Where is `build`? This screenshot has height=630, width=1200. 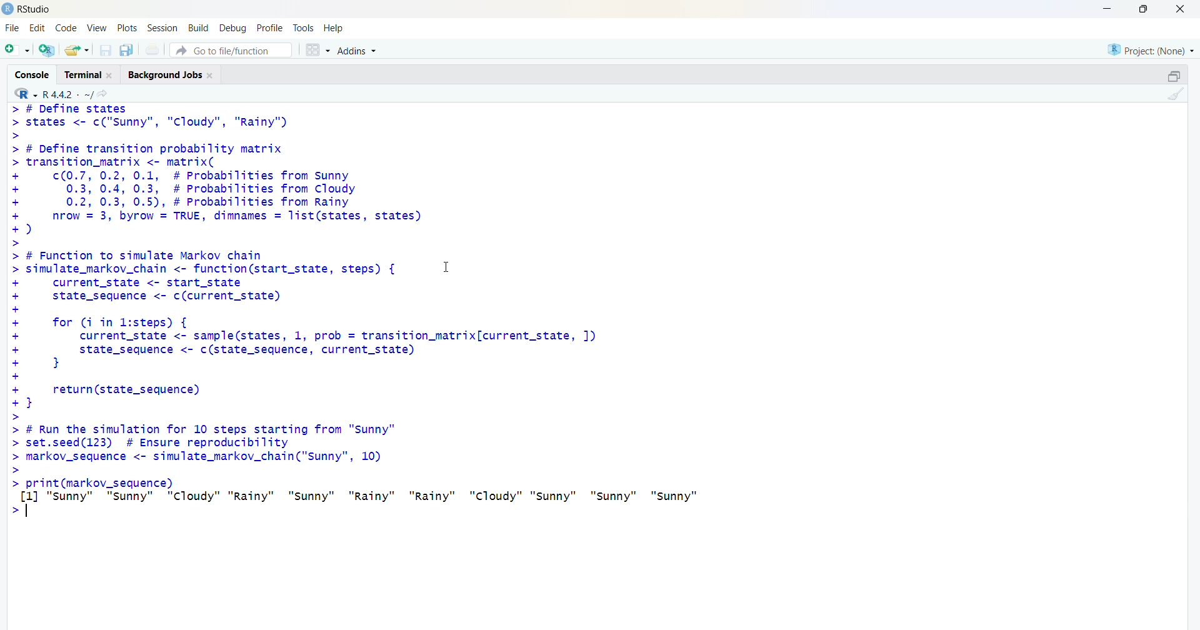 build is located at coordinates (198, 28).